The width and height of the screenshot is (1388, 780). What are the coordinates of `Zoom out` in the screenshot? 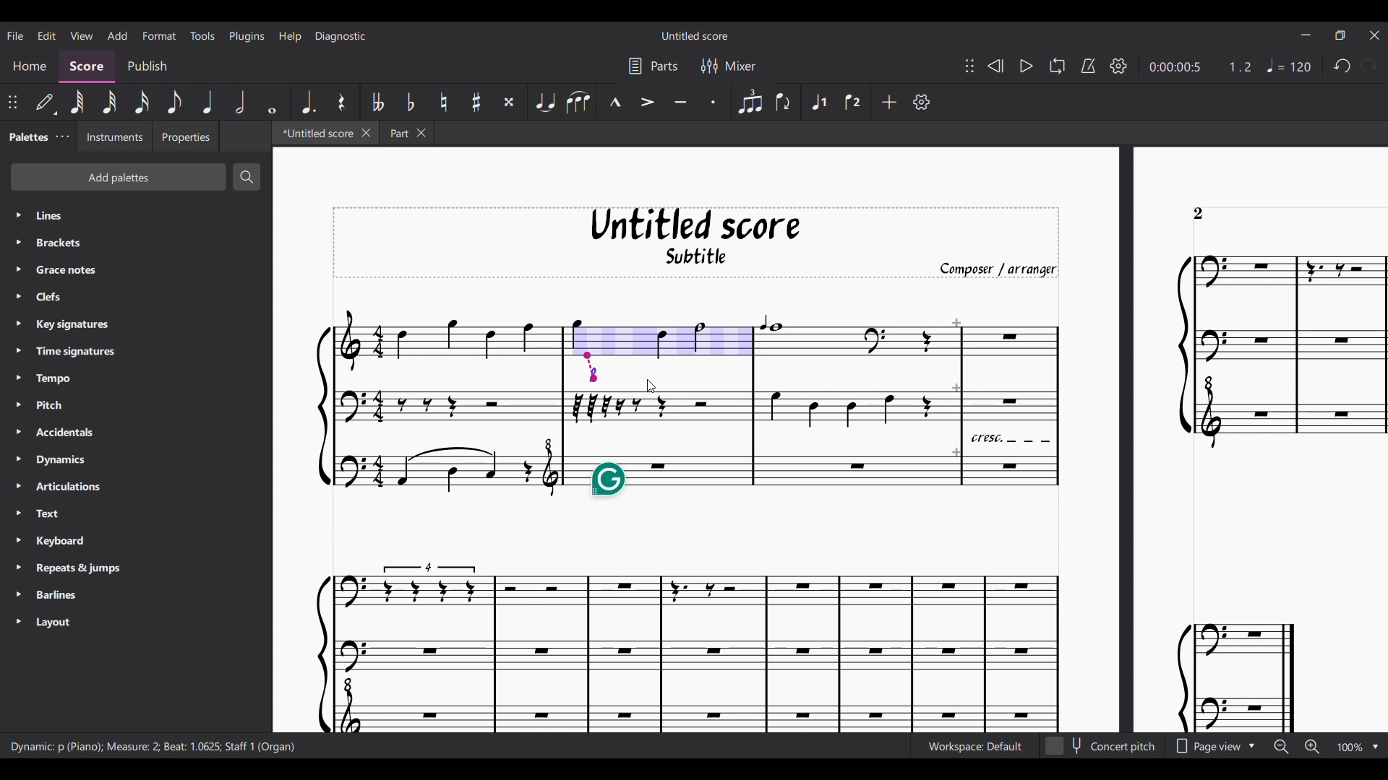 It's located at (1282, 747).